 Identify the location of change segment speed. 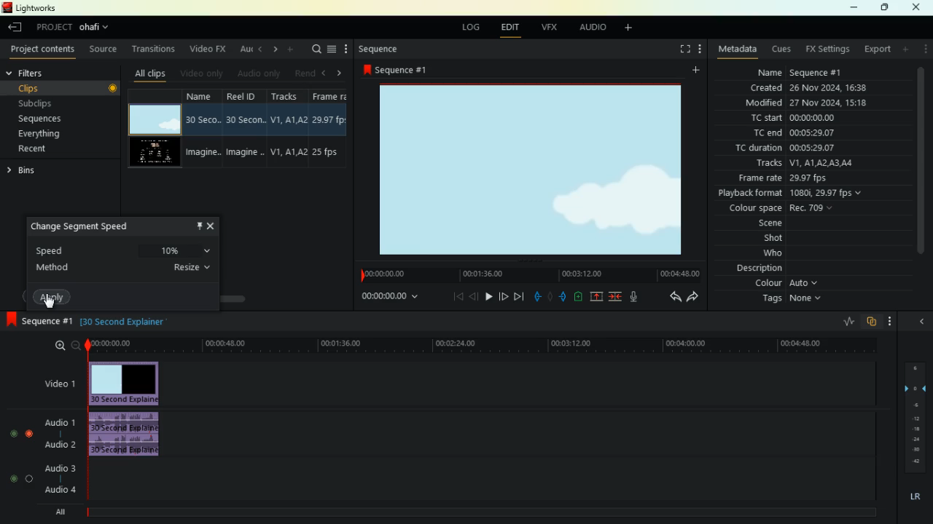
(90, 226).